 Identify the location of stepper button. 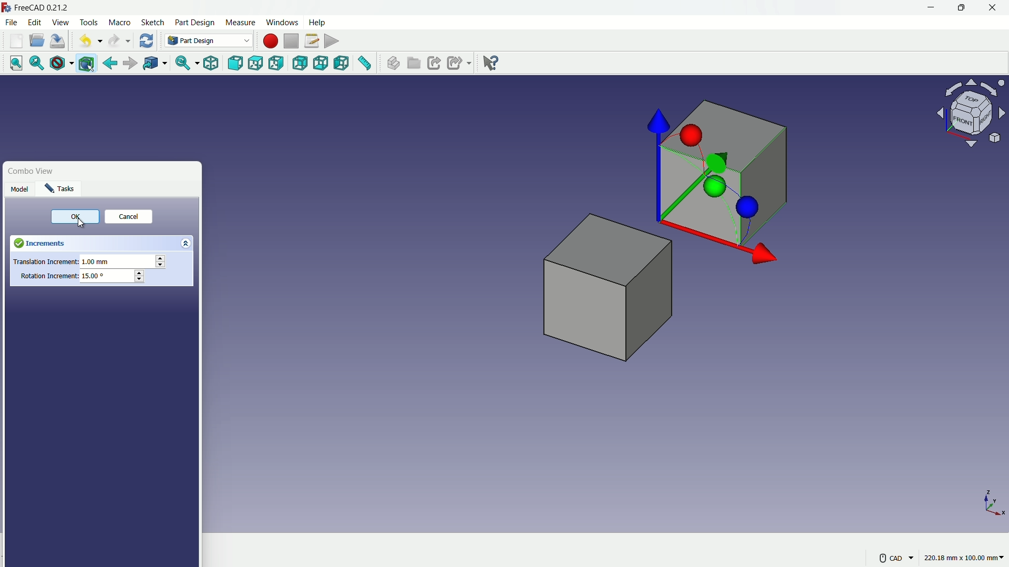
(139, 277).